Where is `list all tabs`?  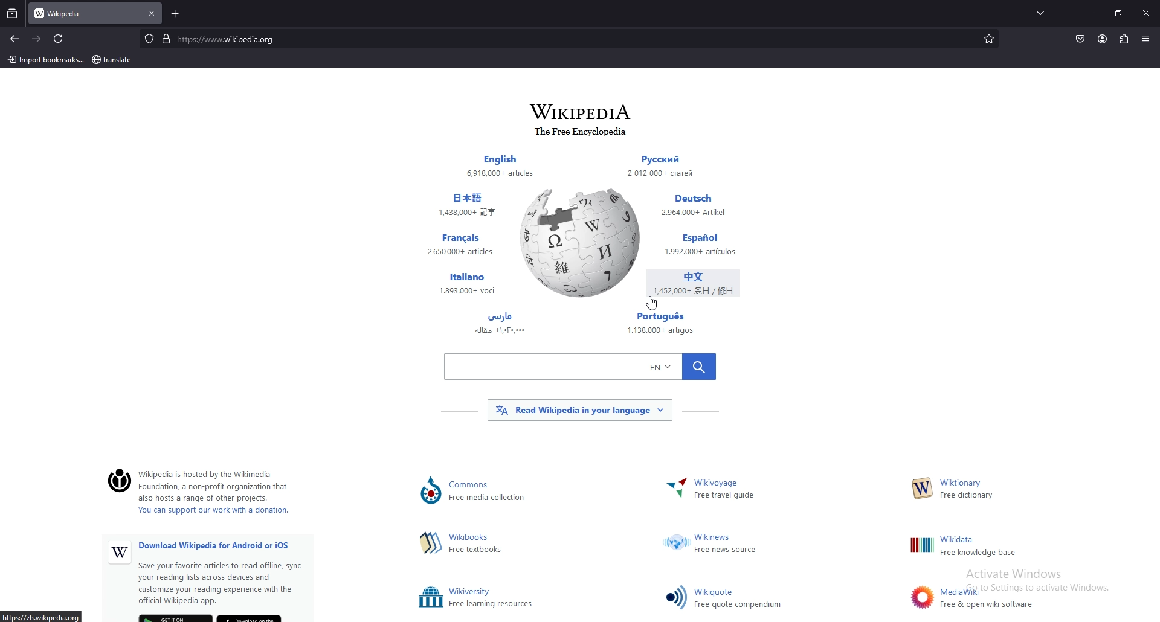 list all tabs is located at coordinates (1044, 12).